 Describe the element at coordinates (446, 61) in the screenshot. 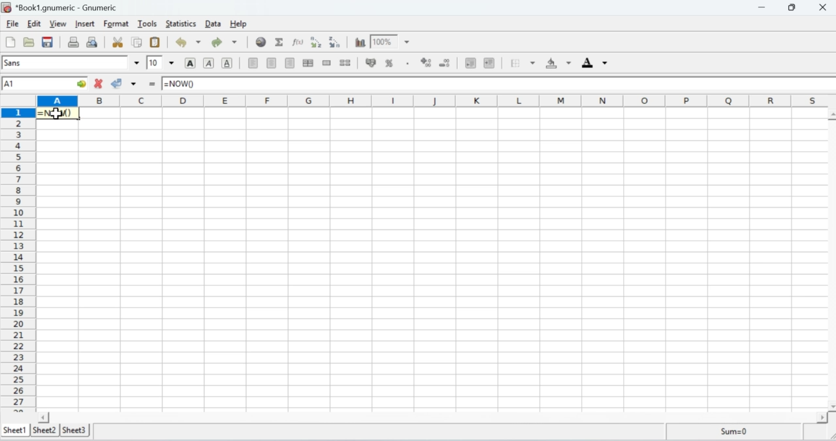

I see `Decrease the number of decimals displayed` at that location.